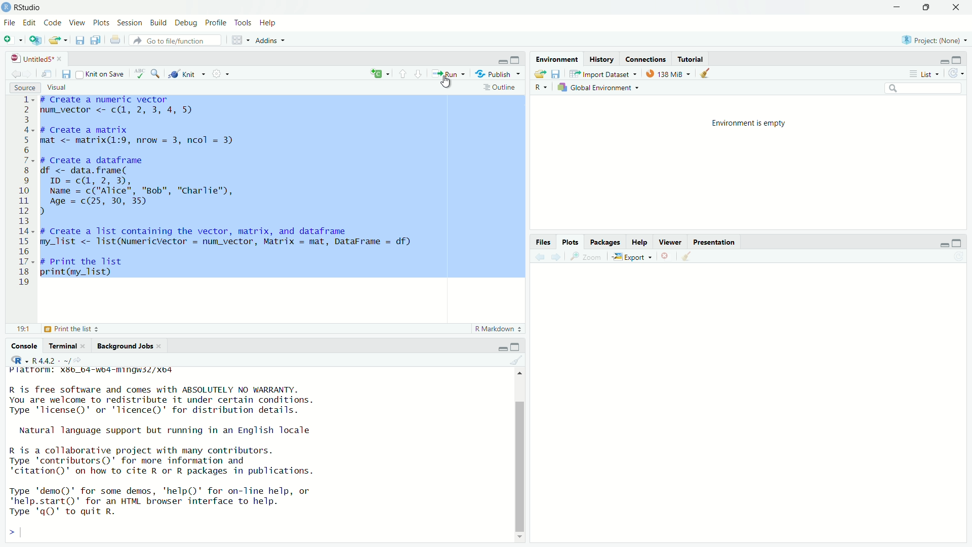  What do you see at coordinates (603, 74) in the screenshot?
I see `Import Dataset ~` at bounding box center [603, 74].